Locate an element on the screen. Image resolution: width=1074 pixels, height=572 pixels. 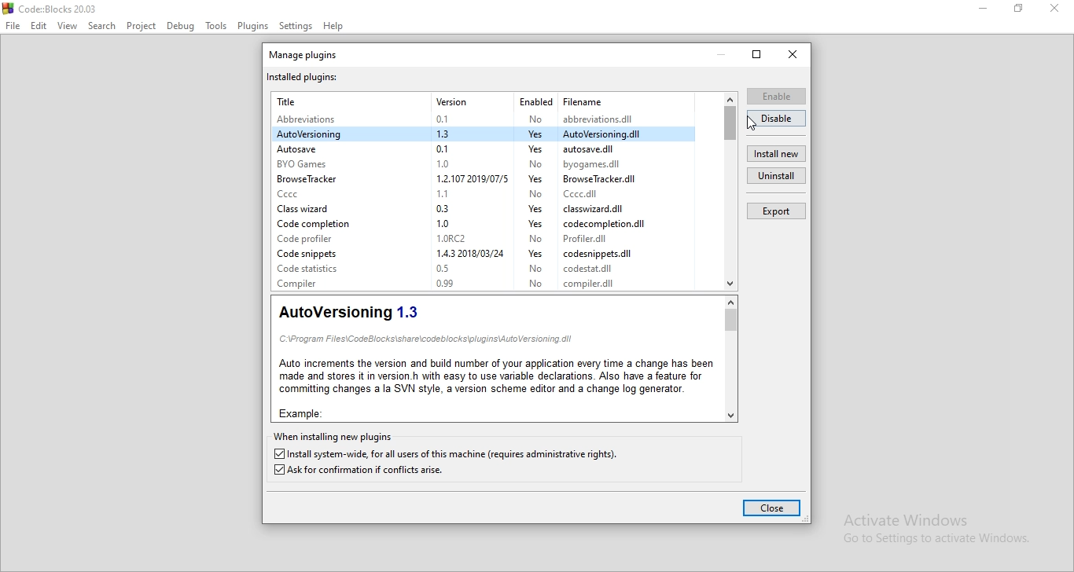
install new is located at coordinates (776, 153).